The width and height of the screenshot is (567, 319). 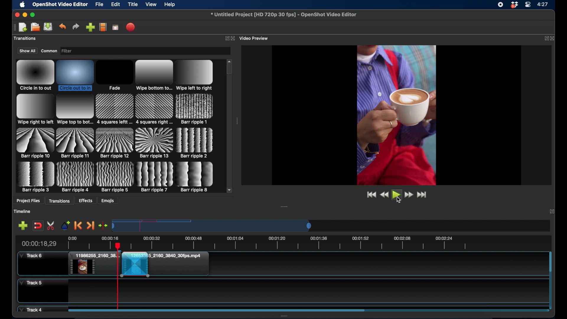 I want to click on transition, so click(x=34, y=143).